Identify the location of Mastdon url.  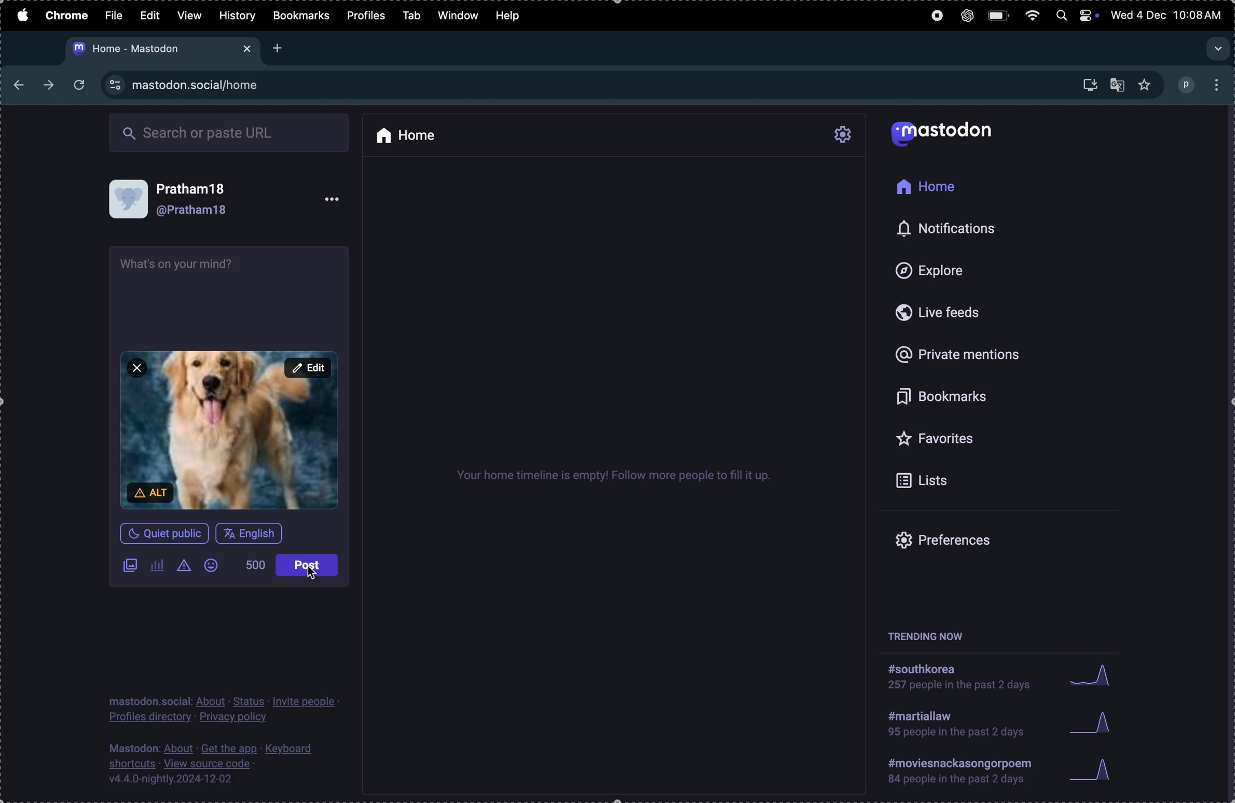
(199, 85).